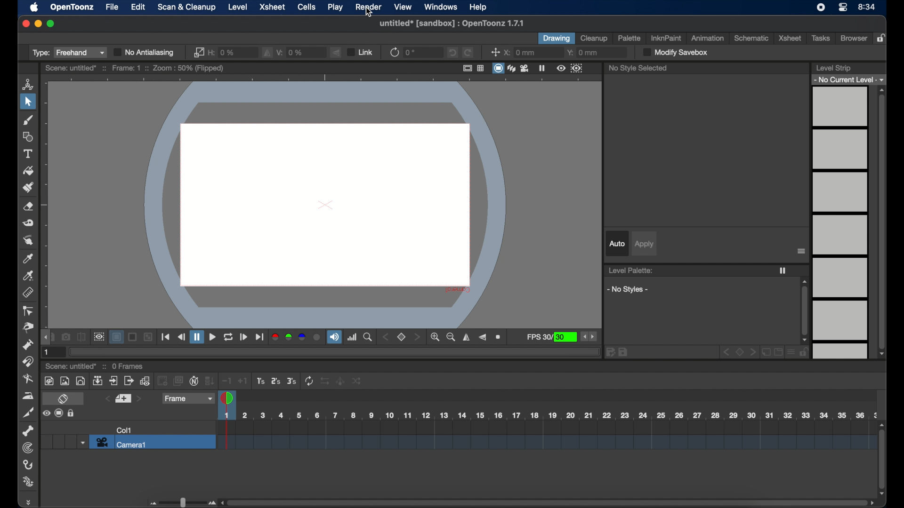 This screenshot has height=508, width=904. What do you see at coordinates (29, 206) in the screenshot?
I see `eraser tool` at bounding box center [29, 206].